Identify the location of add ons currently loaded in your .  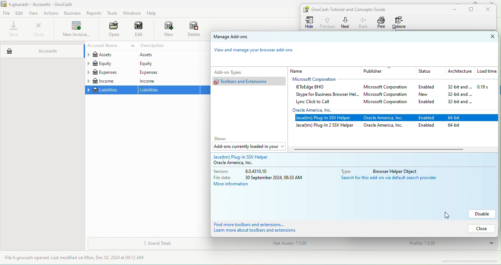
(248, 147).